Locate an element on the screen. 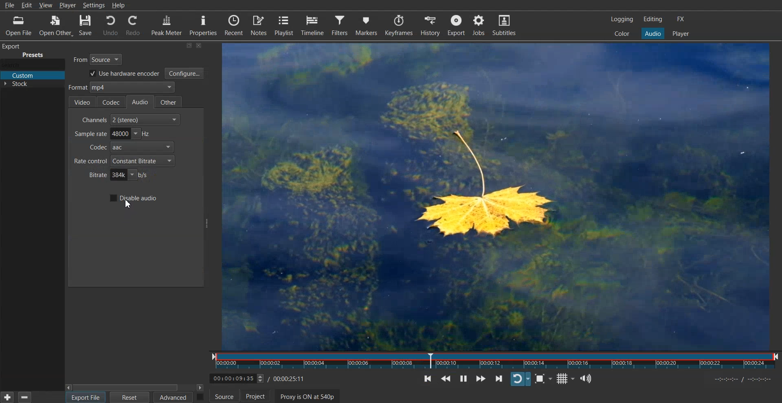 Image resolution: width=782 pixels, height=403 pixels. Source is located at coordinates (224, 397).